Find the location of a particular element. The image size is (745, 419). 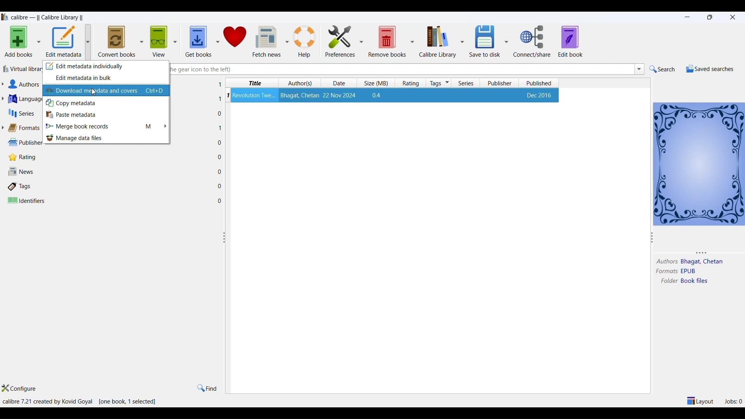

author is located at coordinates (665, 261).